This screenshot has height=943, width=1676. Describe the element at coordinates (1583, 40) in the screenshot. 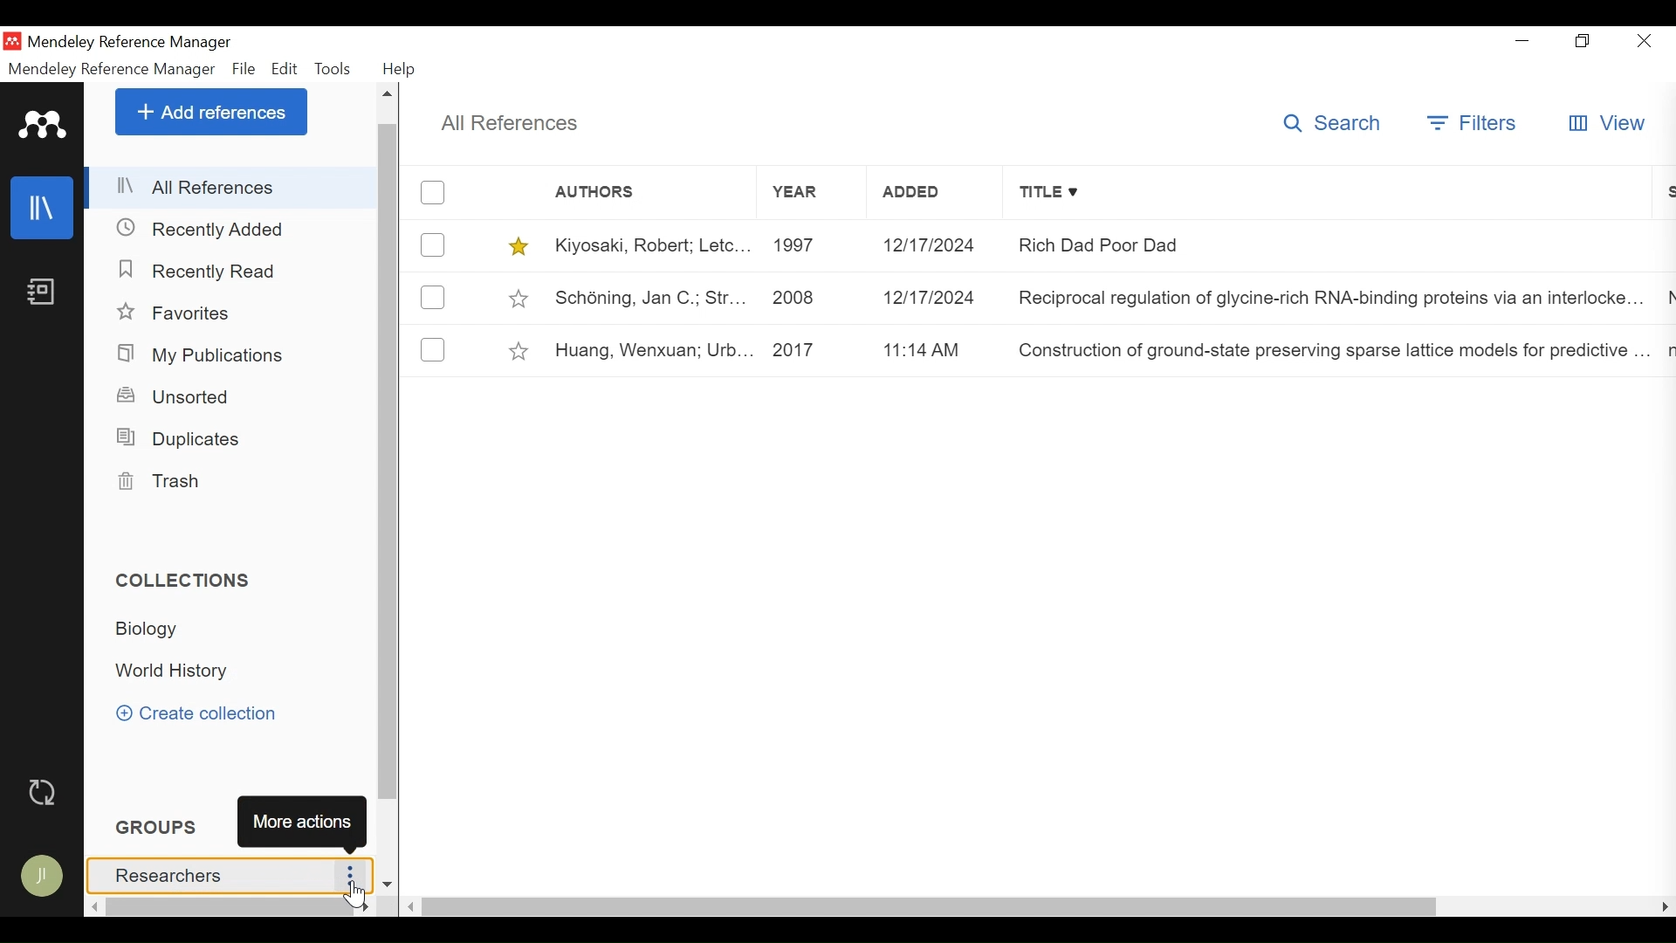

I see `Restore` at that location.